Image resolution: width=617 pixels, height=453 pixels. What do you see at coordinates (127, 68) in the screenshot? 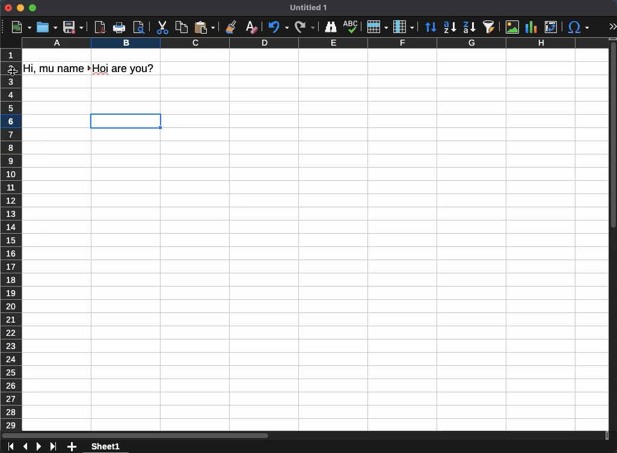
I see `Hoi are you?` at bounding box center [127, 68].